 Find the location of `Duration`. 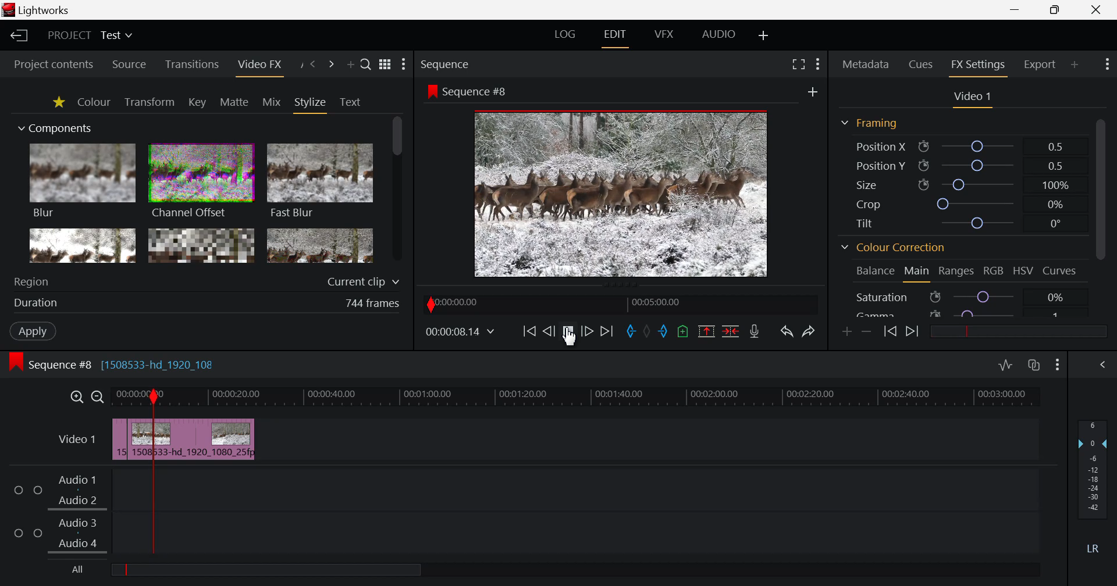

Duration is located at coordinates (208, 302).